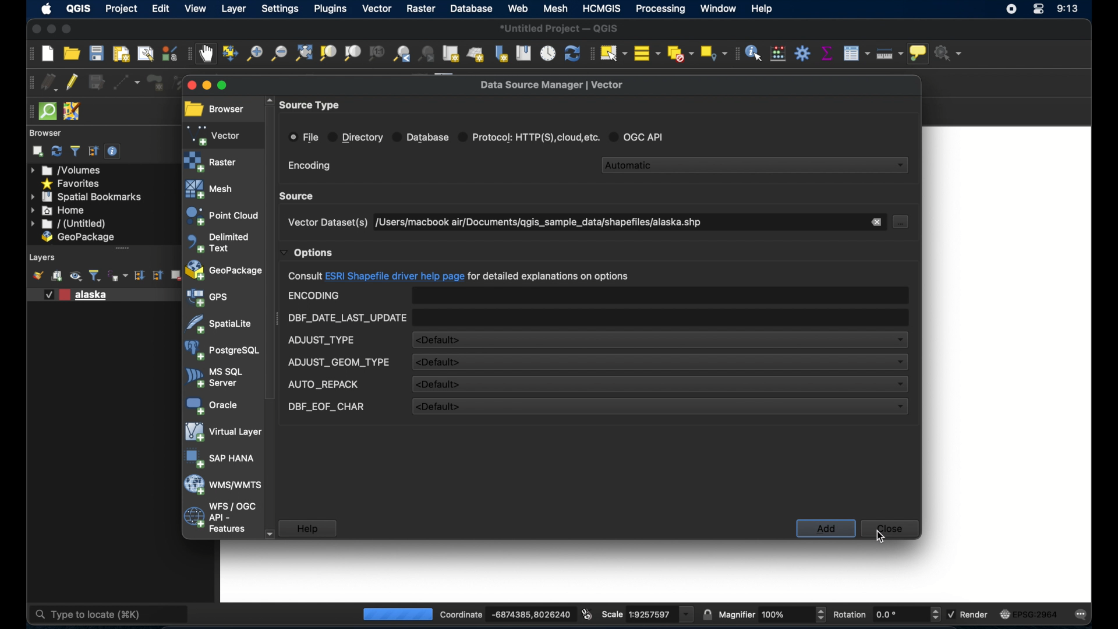  I want to click on encoding, so click(309, 166).